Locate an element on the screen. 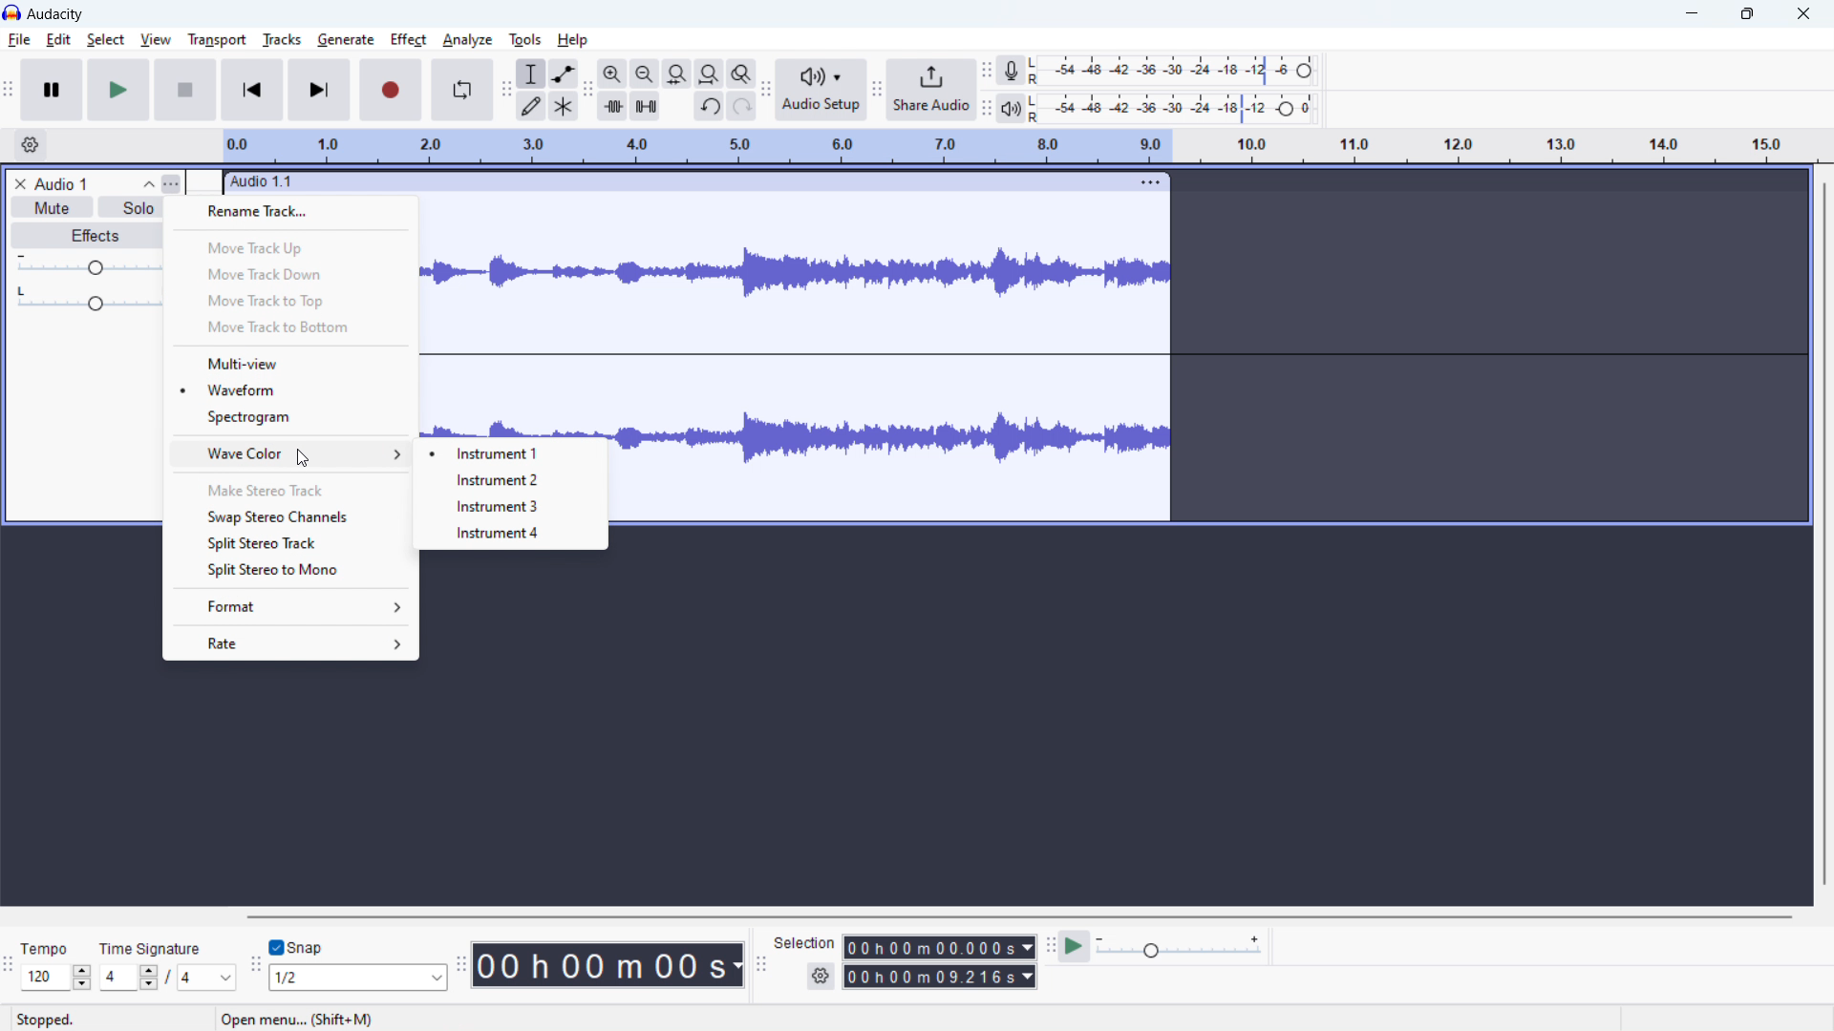  gain is located at coordinates (90, 268).